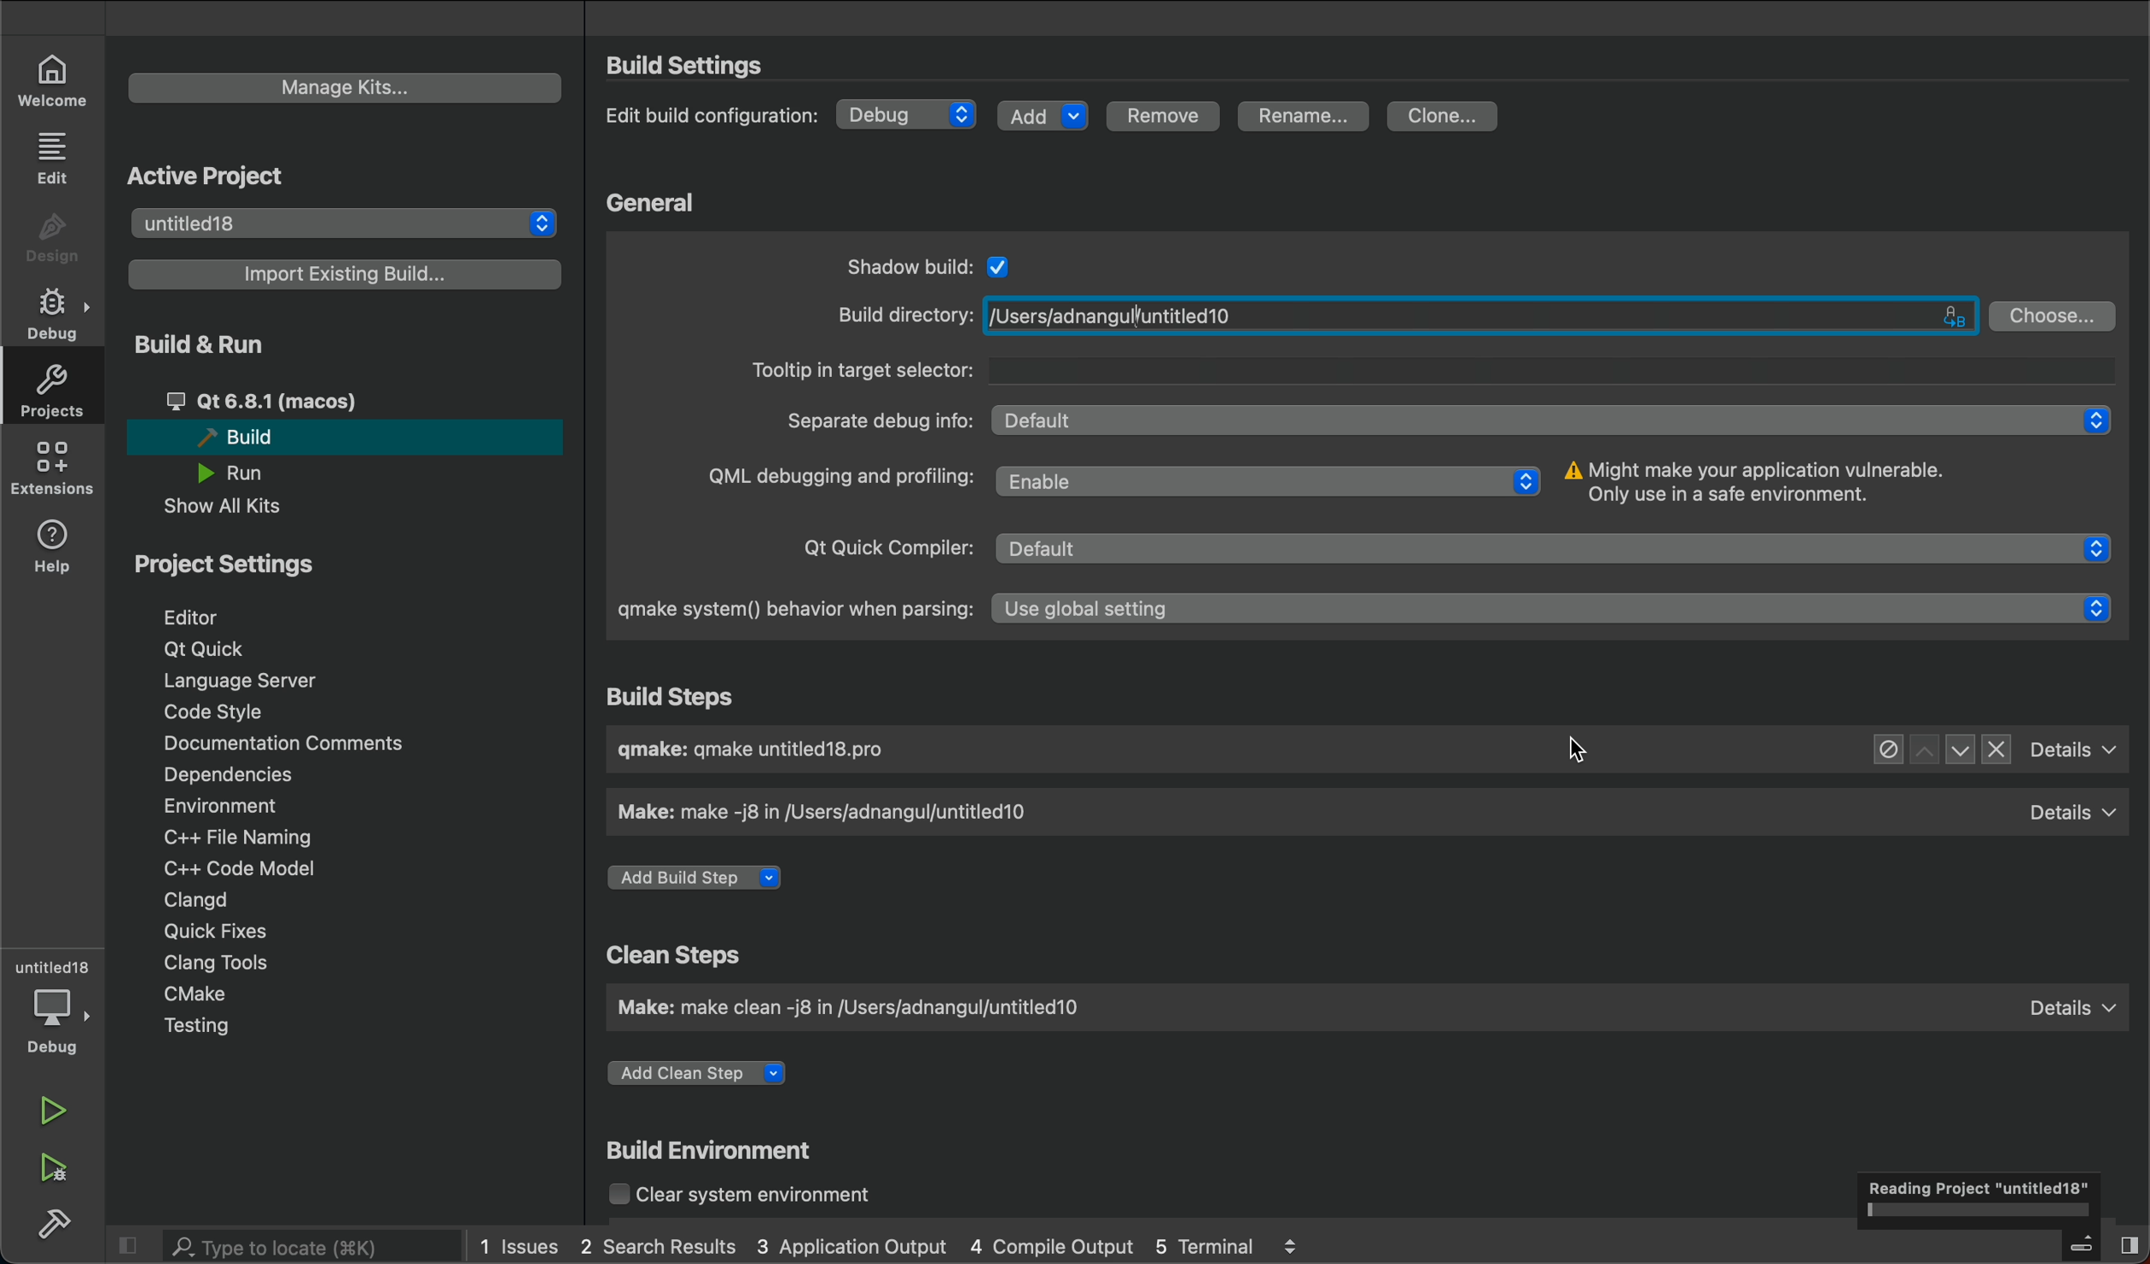  Describe the element at coordinates (1051, 1246) in the screenshot. I see `4 Compile Output` at that location.